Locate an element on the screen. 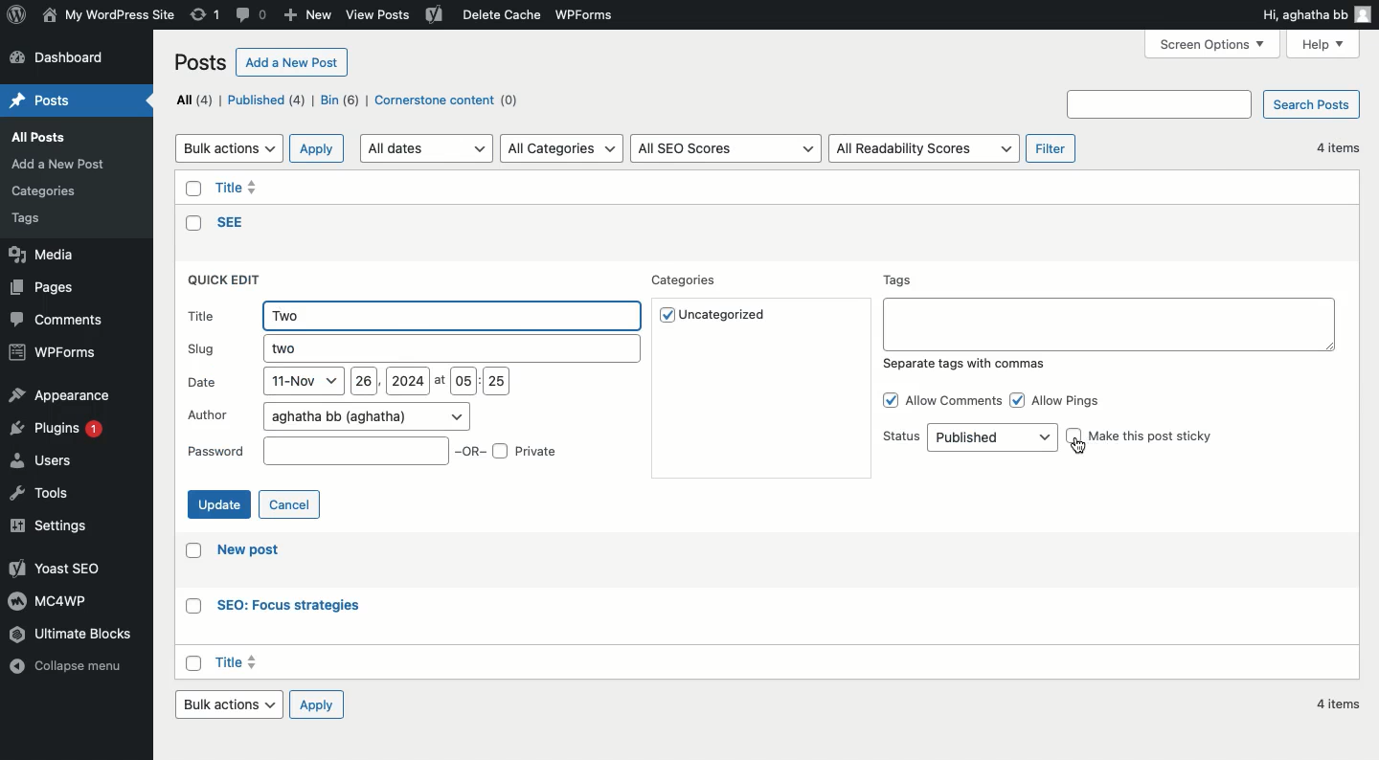 This screenshot has width=1379, height=760. Tags is located at coordinates (1108, 311).